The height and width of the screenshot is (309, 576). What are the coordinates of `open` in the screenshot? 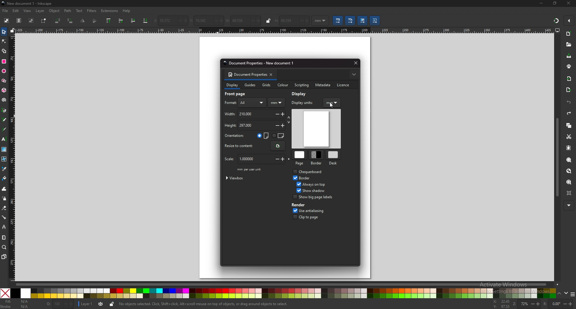 It's located at (569, 44).